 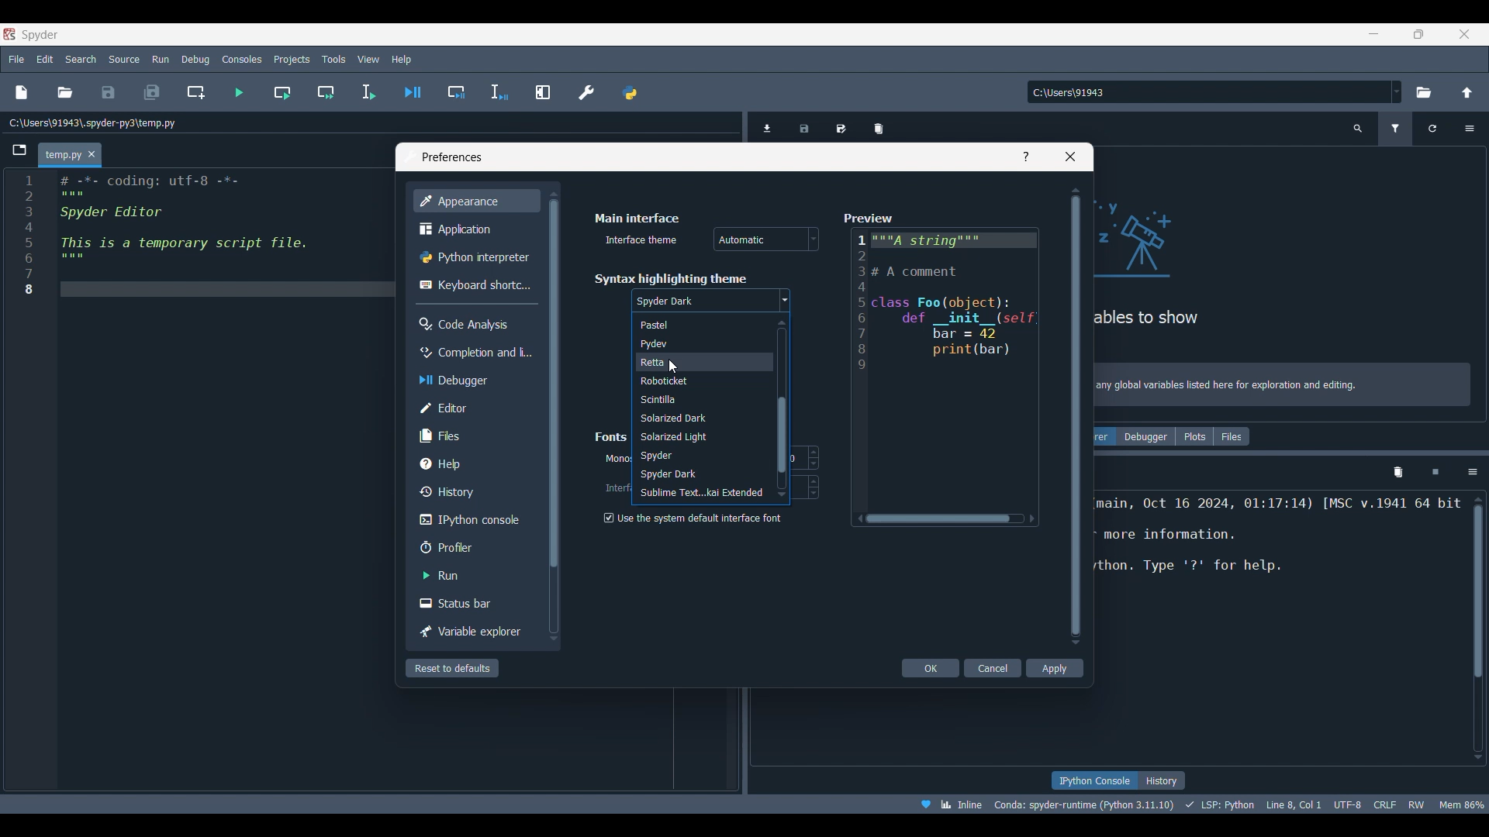 I want to click on Section title, so click(x=670, y=278).